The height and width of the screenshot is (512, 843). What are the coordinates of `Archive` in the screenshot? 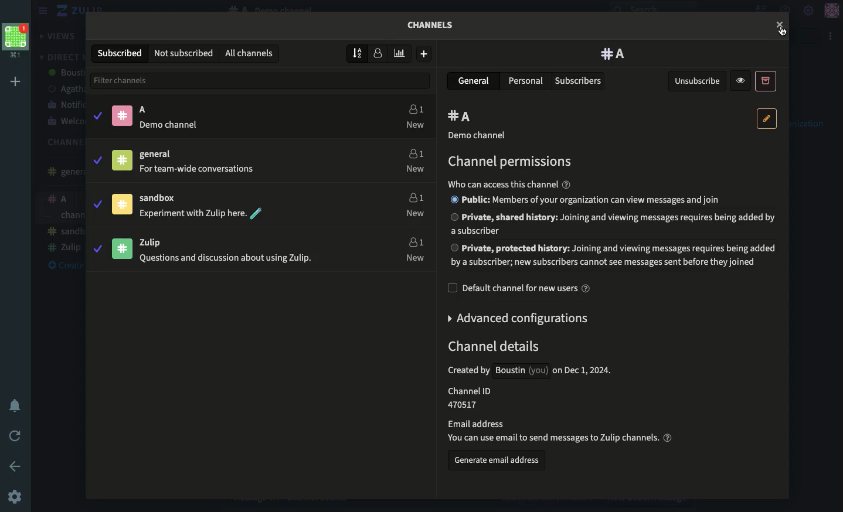 It's located at (765, 80).